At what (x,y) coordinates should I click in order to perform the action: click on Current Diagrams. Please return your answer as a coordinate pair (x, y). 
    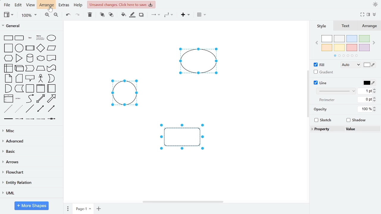
    Looking at the image, I should click on (155, 93).